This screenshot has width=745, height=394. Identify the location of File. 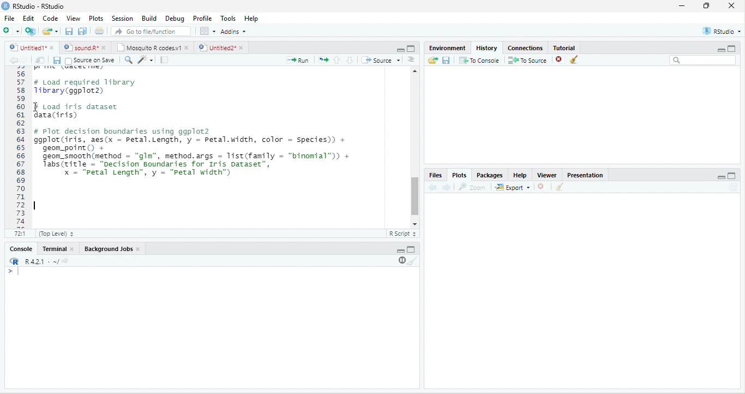
(9, 18).